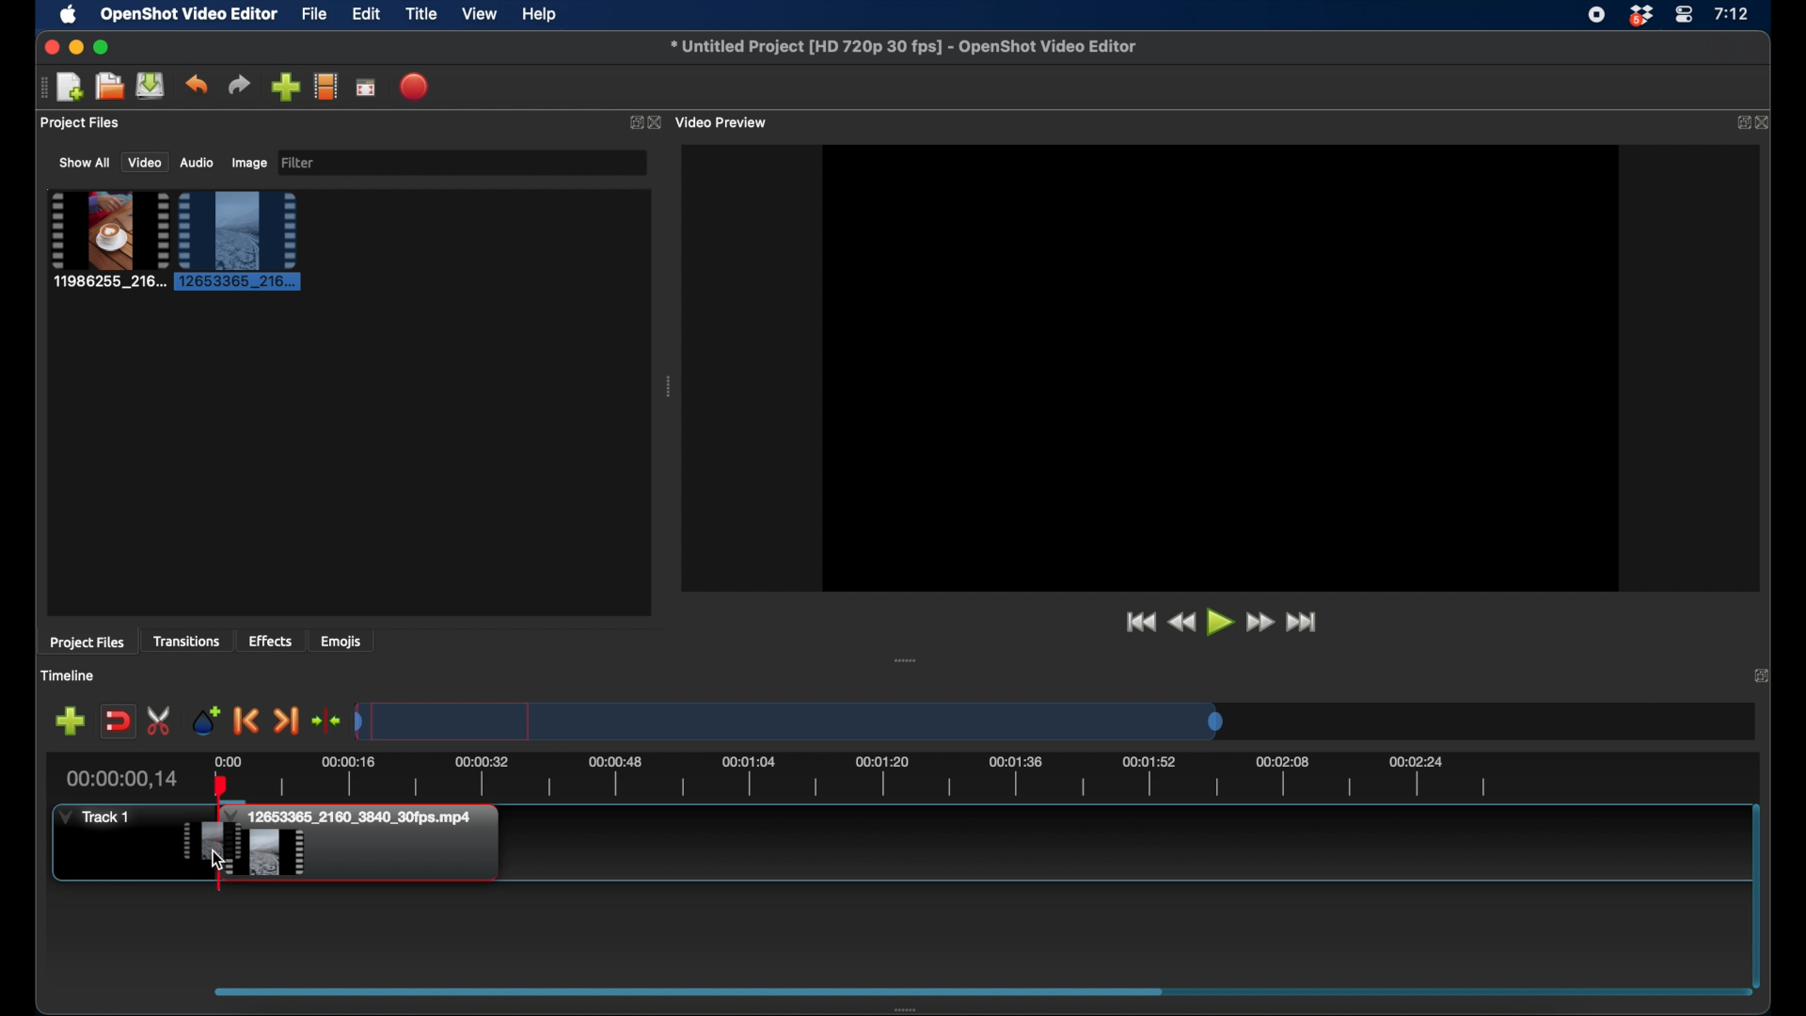 This screenshot has height=1016, width=1806. I want to click on Preview of file being dragged by cursor, so click(210, 840).